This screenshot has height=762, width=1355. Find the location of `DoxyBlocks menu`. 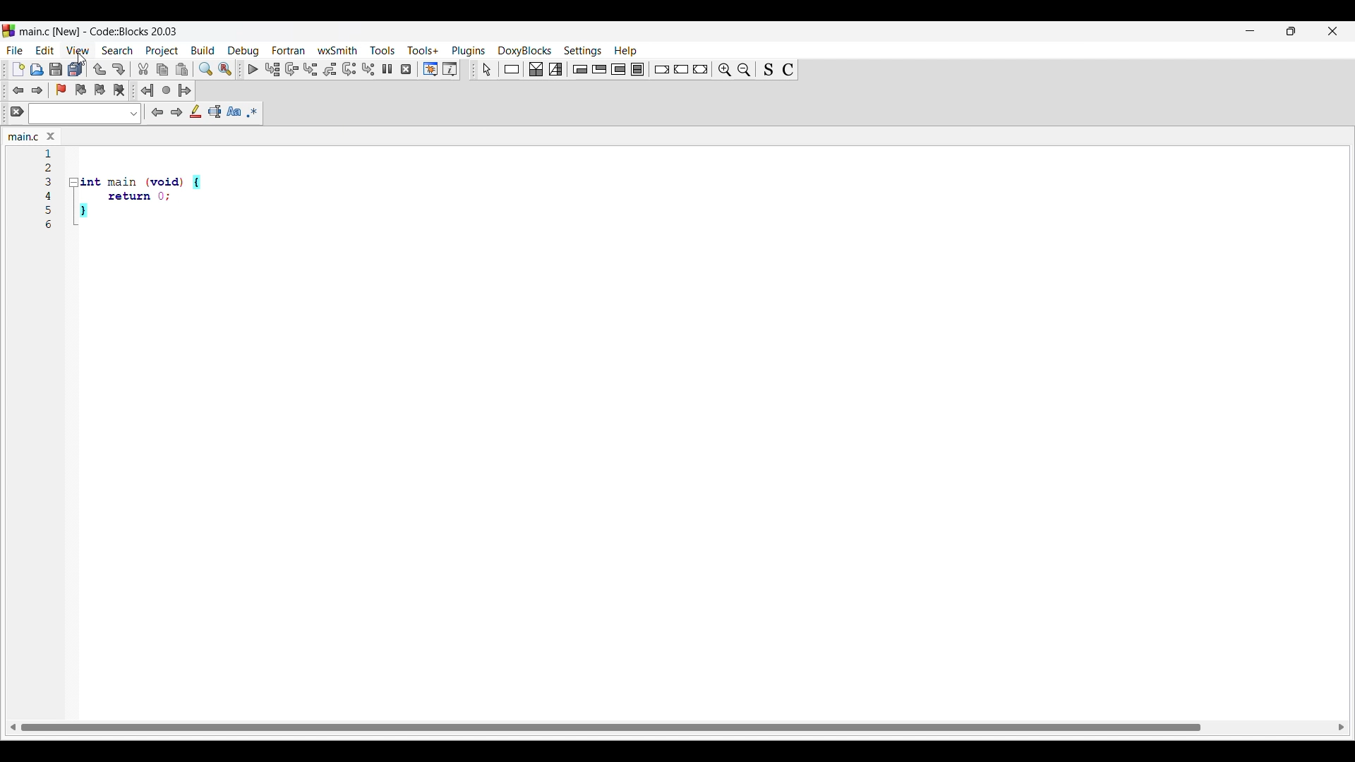

DoxyBlocks menu is located at coordinates (524, 51).